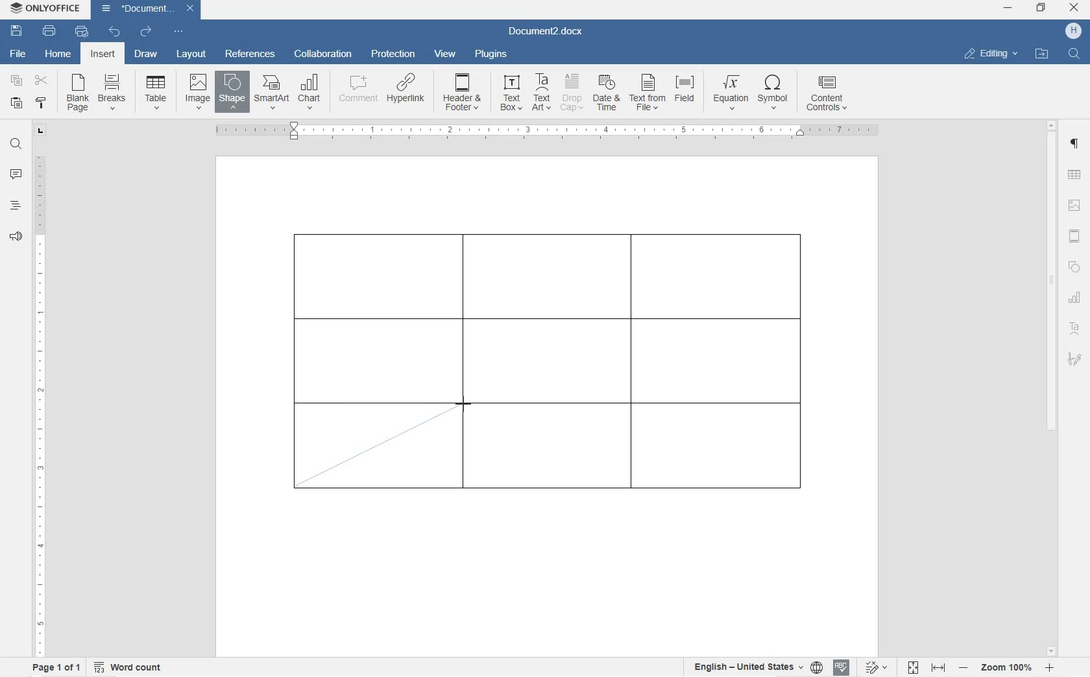 This screenshot has width=1090, height=677. Describe the element at coordinates (323, 54) in the screenshot. I see `collaboration` at that location.